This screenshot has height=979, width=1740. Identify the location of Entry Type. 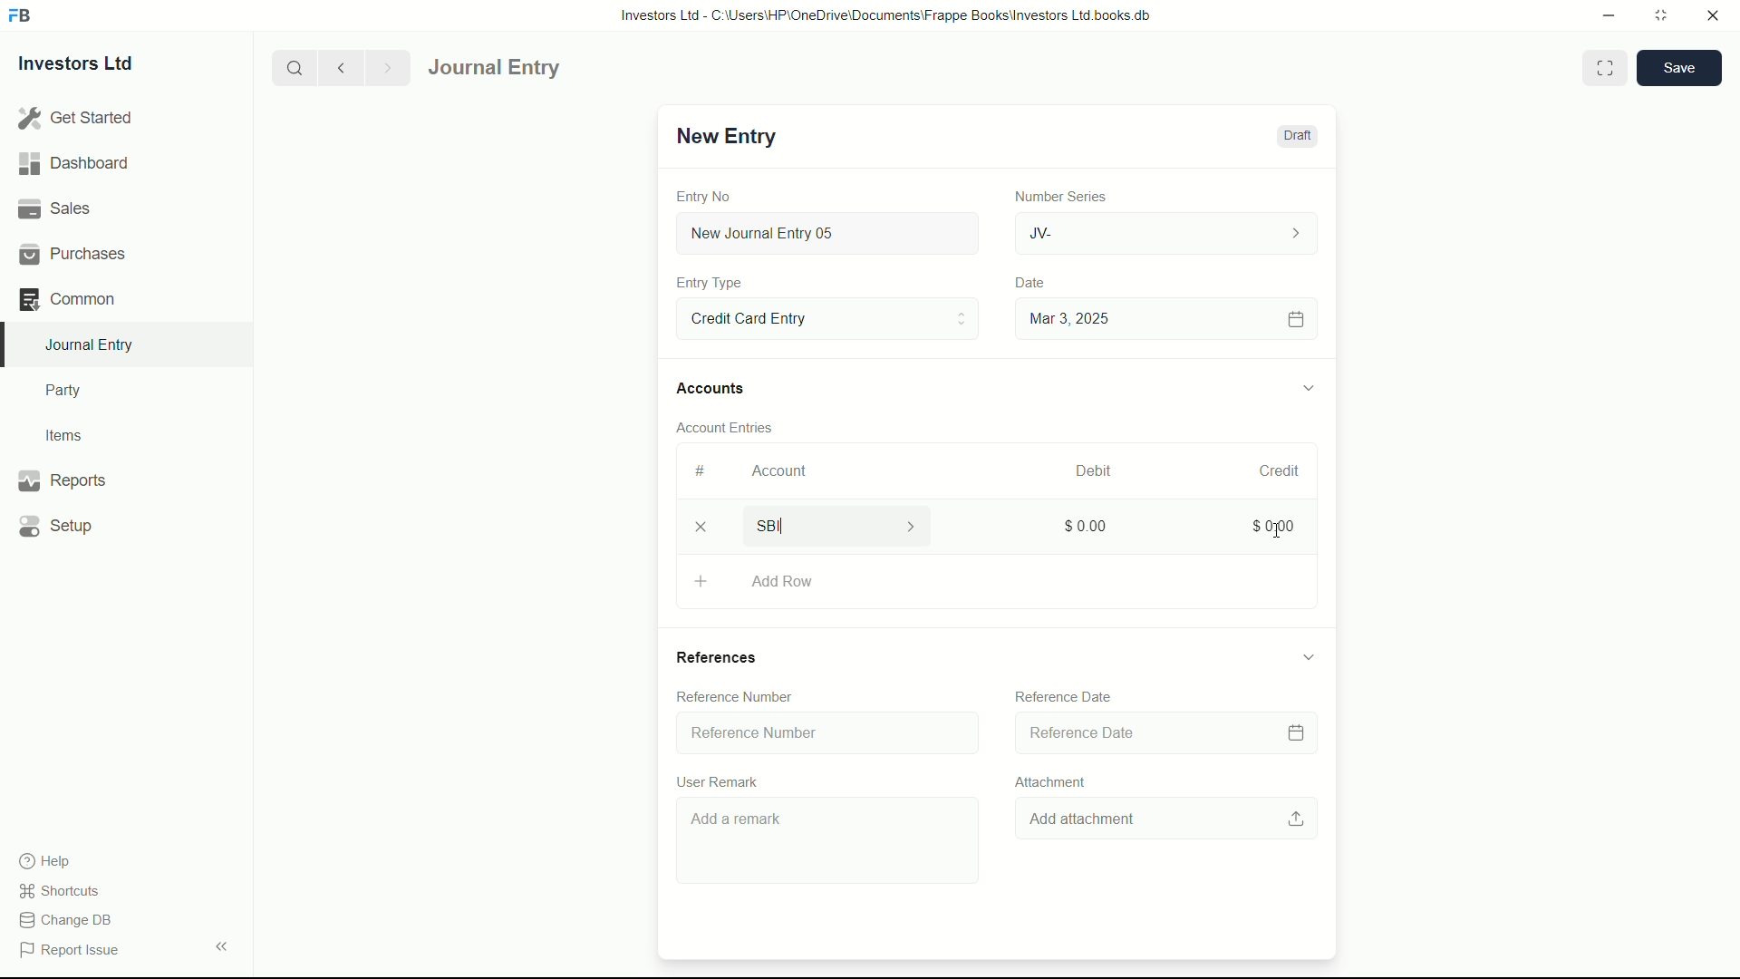
(710, 283).